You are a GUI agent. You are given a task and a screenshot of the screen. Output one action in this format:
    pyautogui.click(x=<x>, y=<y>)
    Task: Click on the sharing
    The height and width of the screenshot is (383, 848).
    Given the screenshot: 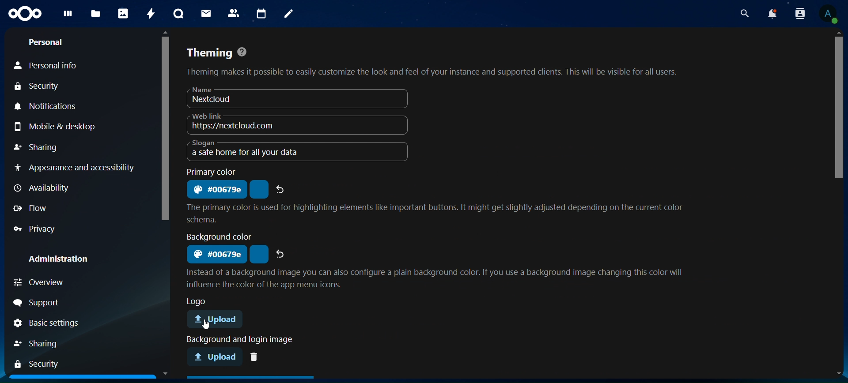 What is the action you would take?
    pyautogui.click(x=43, y=343)
    